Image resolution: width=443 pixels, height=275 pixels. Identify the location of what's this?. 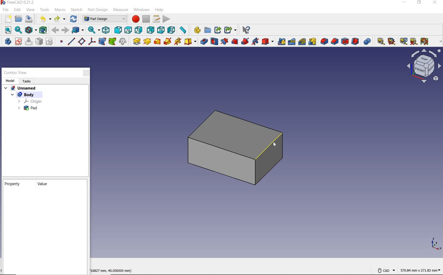
(246, 30).